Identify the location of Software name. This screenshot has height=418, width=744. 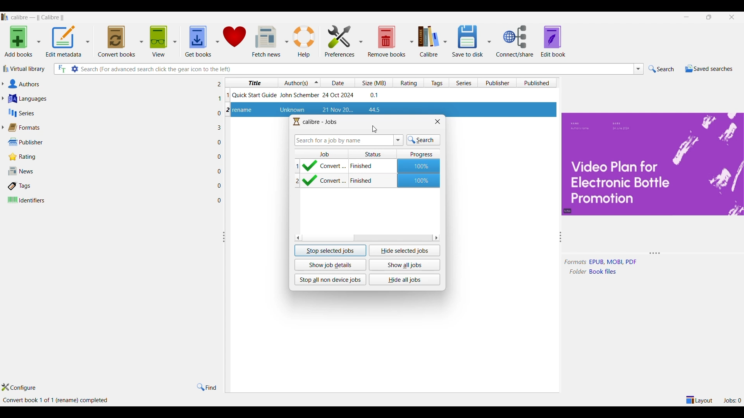
(40, 18).